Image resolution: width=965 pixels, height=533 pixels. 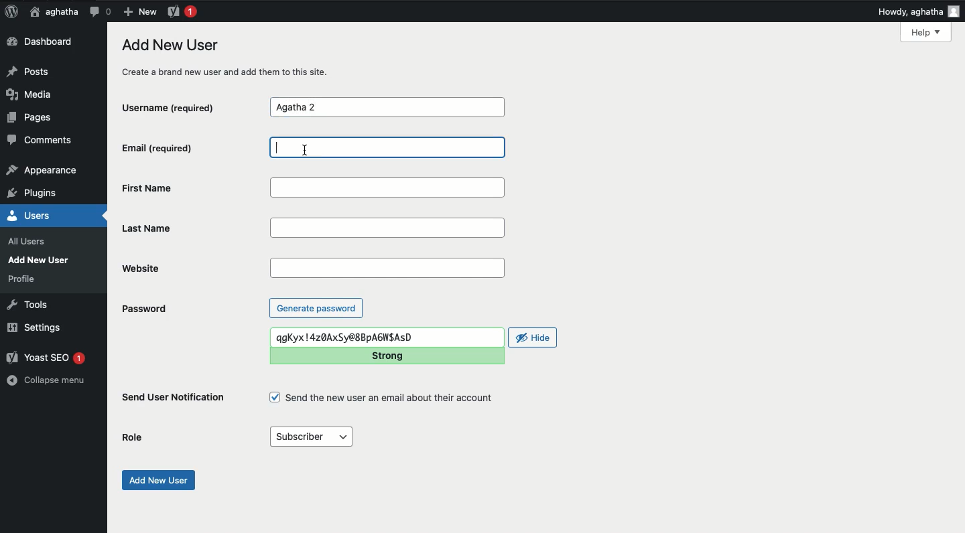 I want to click on Email (required), so click(x=180, y=147).